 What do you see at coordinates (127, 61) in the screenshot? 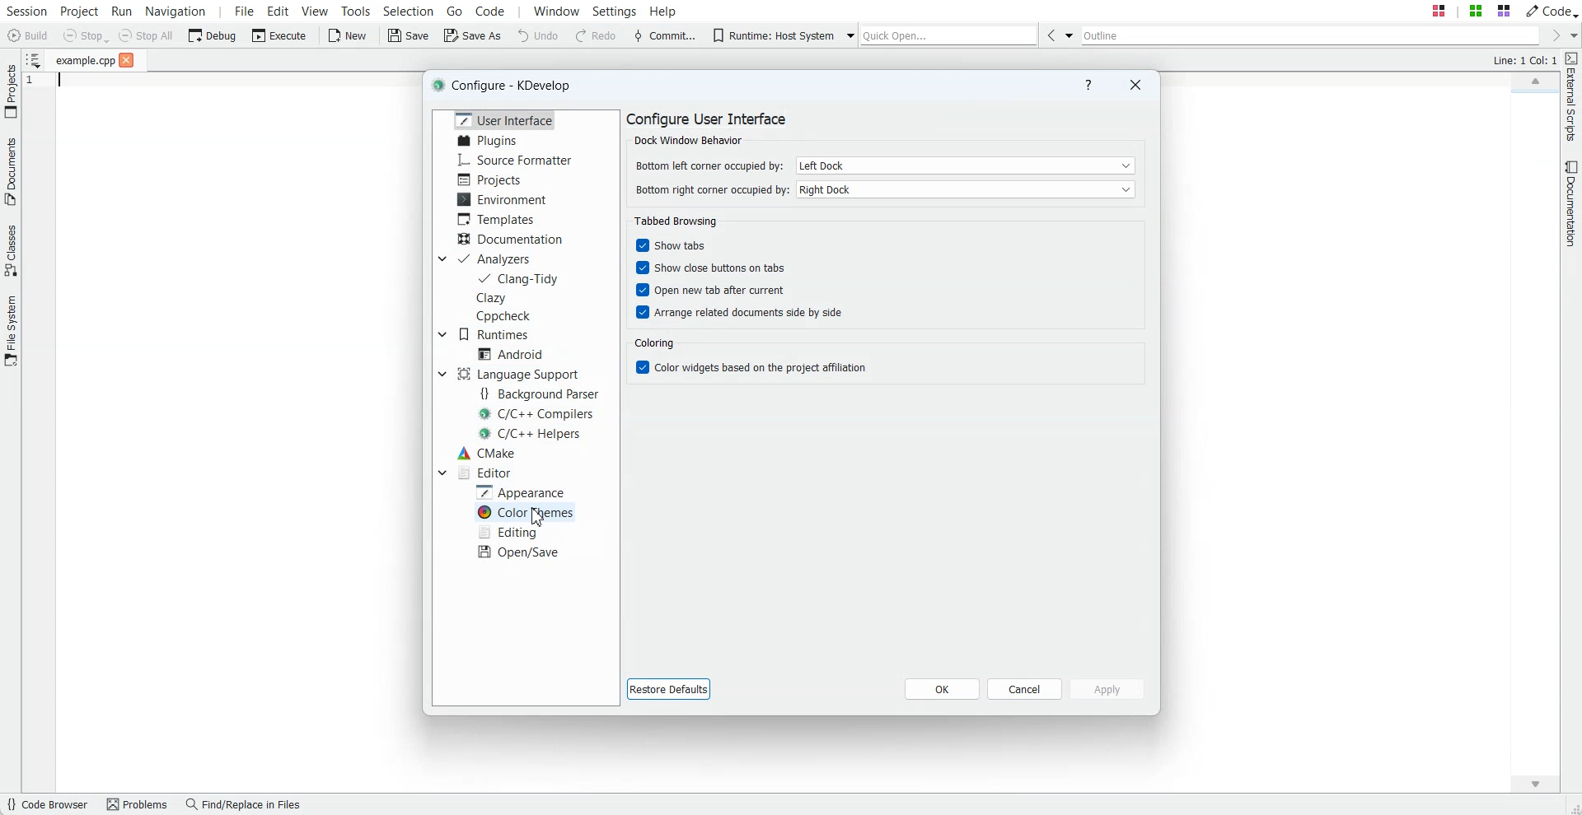
I see `close` at bounding box center [127, 61].